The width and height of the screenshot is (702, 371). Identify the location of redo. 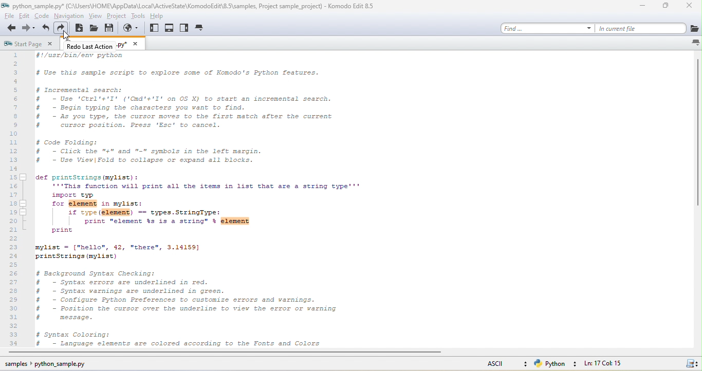
(62, 28).